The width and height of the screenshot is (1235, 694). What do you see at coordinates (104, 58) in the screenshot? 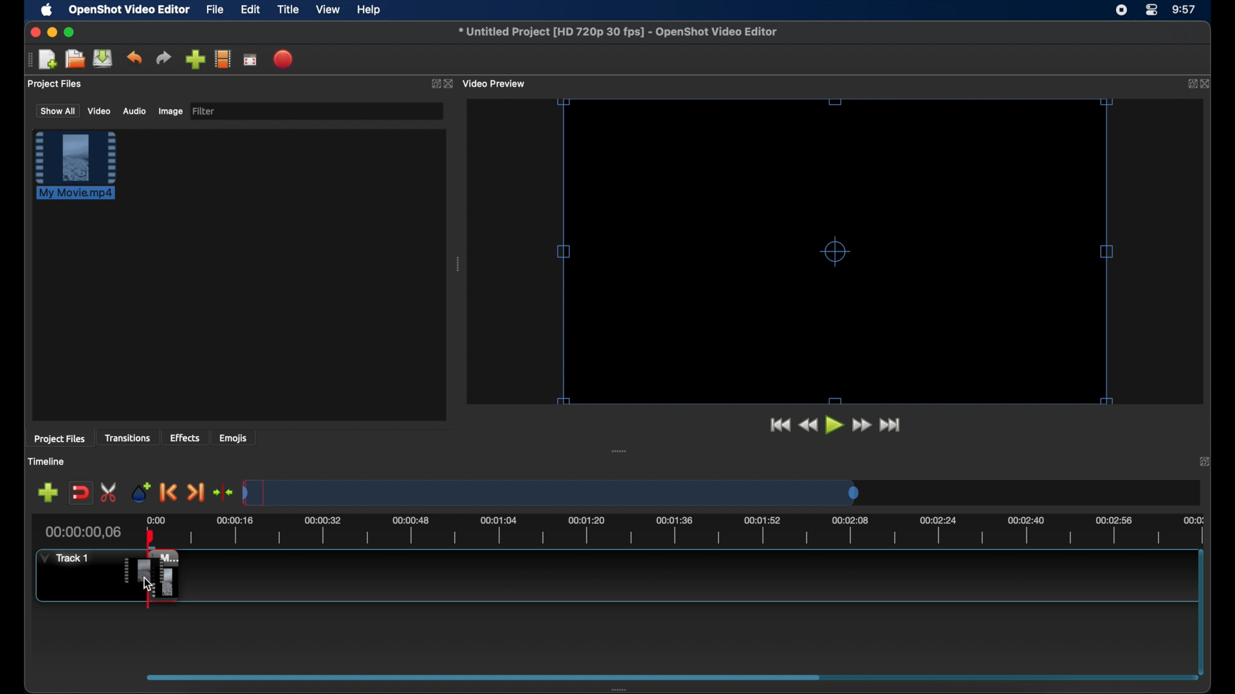
I see `save files` at bounding box center [104, 58].